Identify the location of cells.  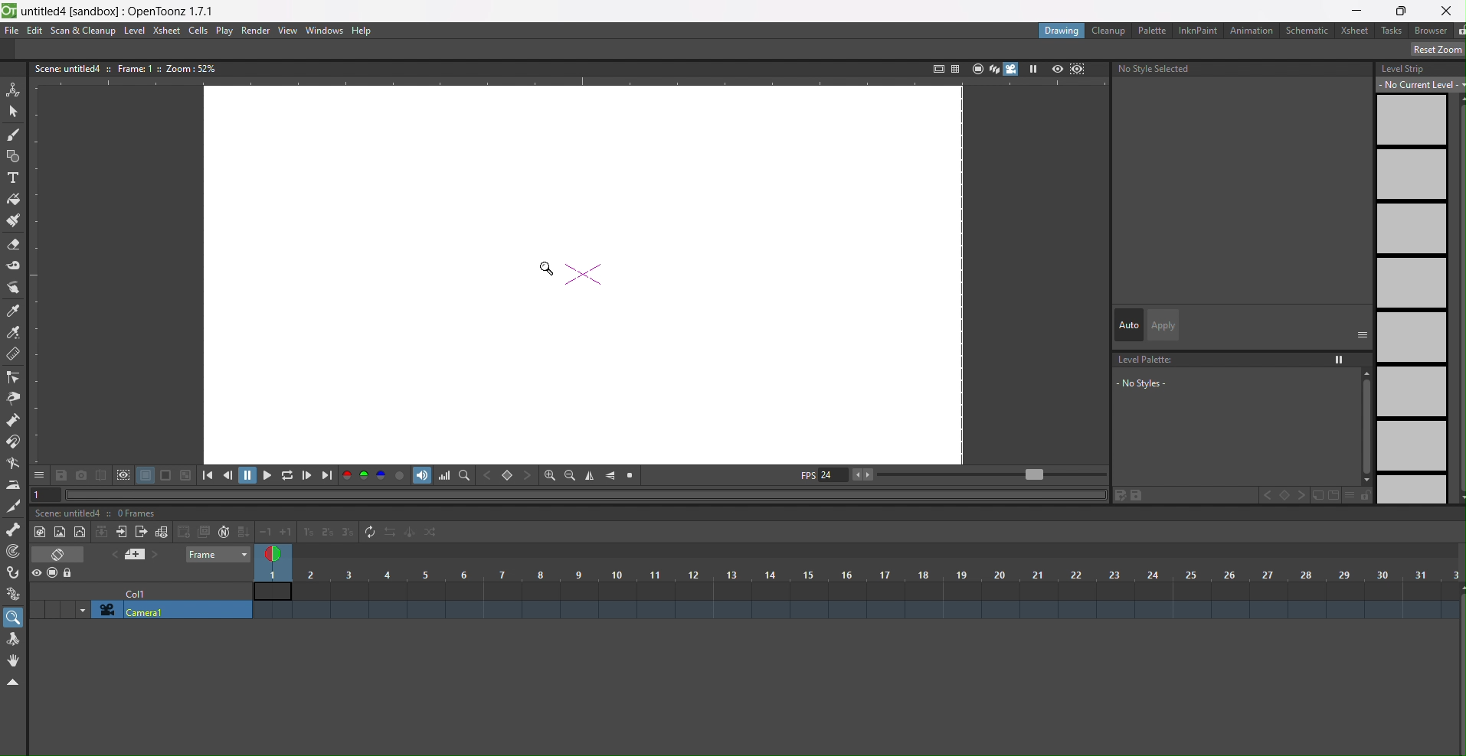
(201, 31).